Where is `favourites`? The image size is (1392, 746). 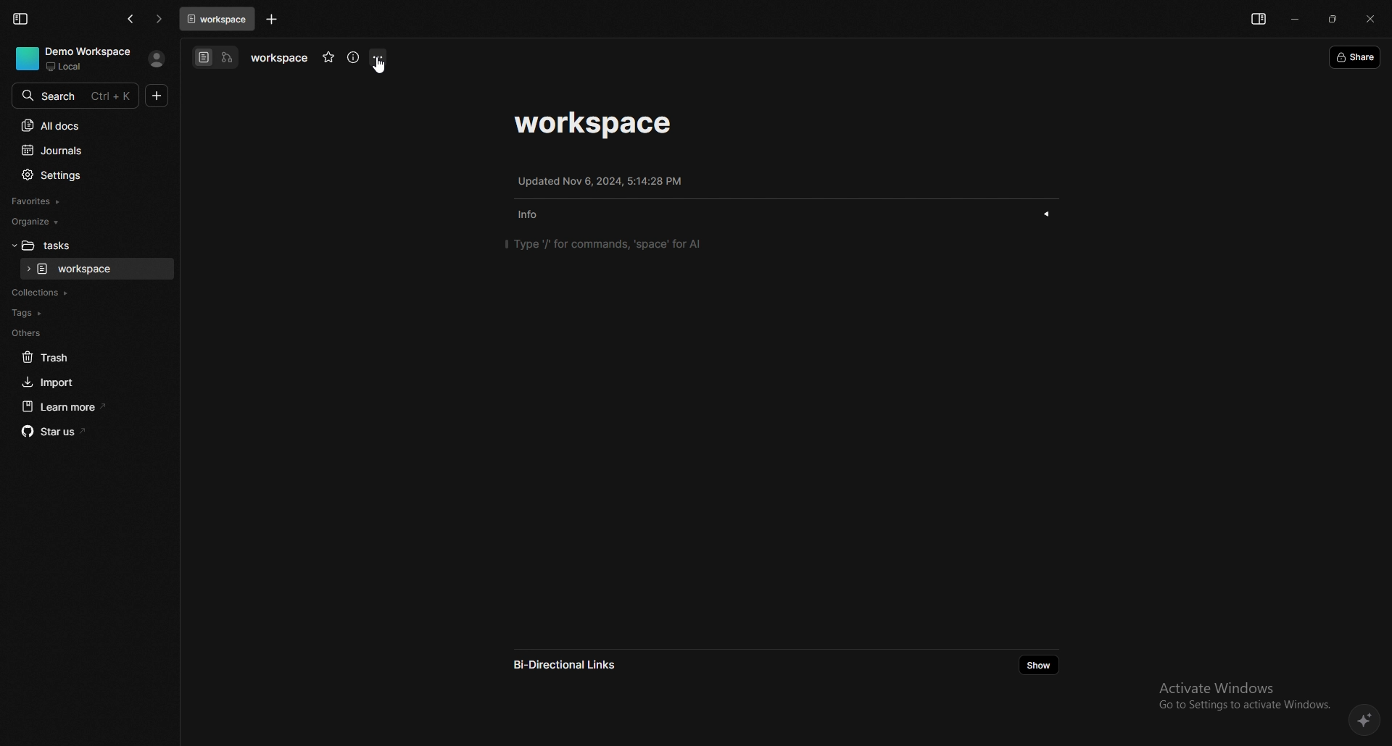 favourites is located at coordinates (80, 202).